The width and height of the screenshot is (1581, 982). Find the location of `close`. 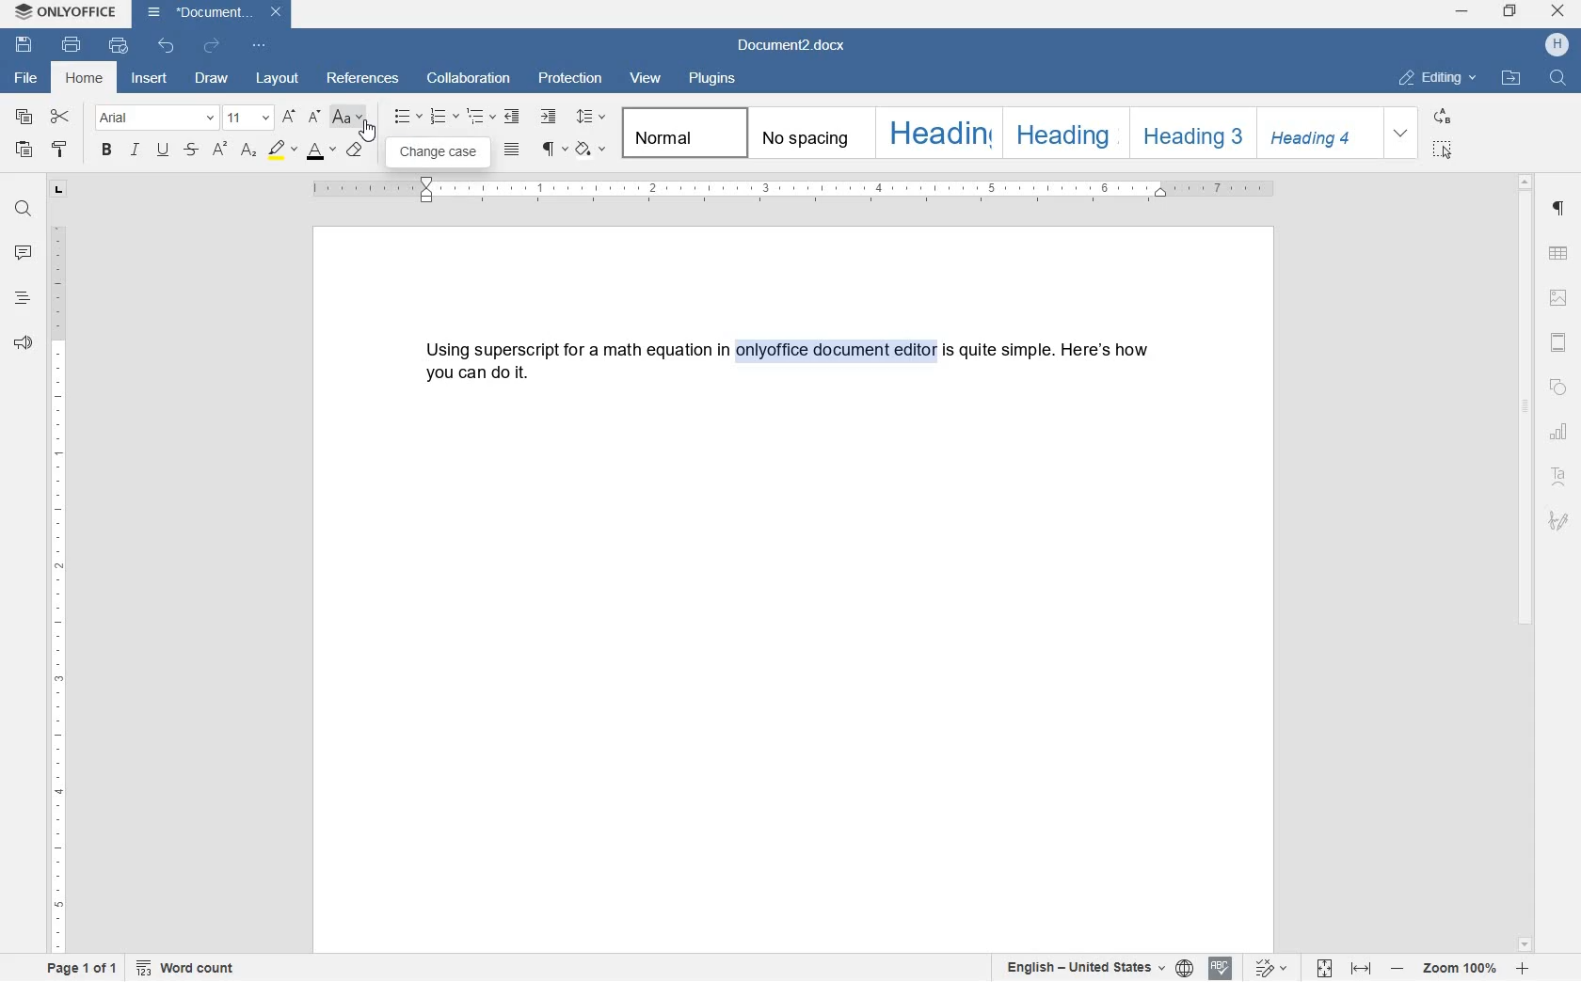

close is located at coordinates (1557, 11).